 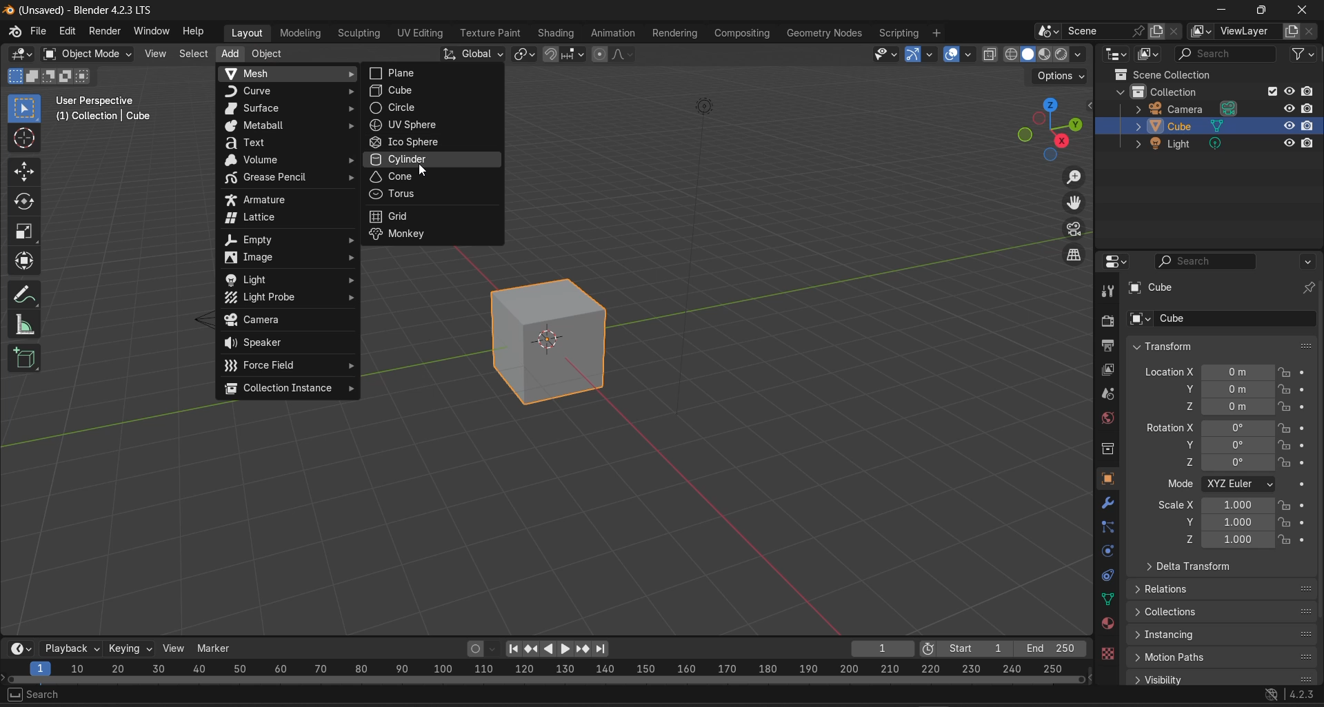 I want to click on scripting, so click(x=899, y=31).